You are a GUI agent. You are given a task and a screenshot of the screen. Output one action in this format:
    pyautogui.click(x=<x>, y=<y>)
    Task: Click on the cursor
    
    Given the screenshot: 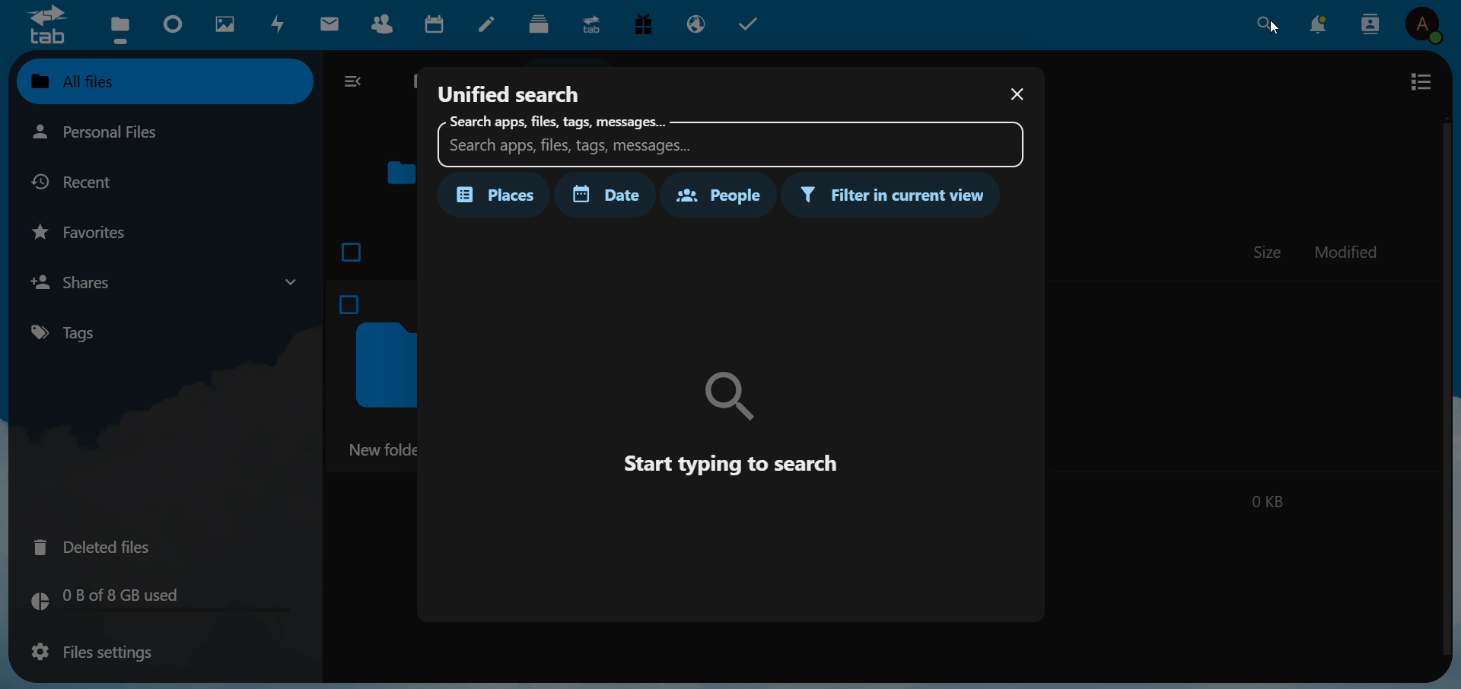 What is the action you would take?
    pyautogui.click(x=1275, y=32)
    